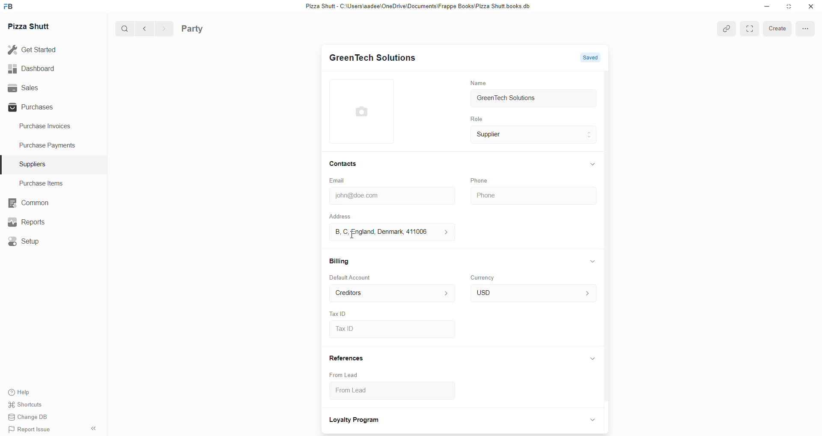 This screenshot has width=822, height=436. What do you see at coordinates (390, 293) in the screenshot?
I see `Creditors` at bounding box center [390, 293].